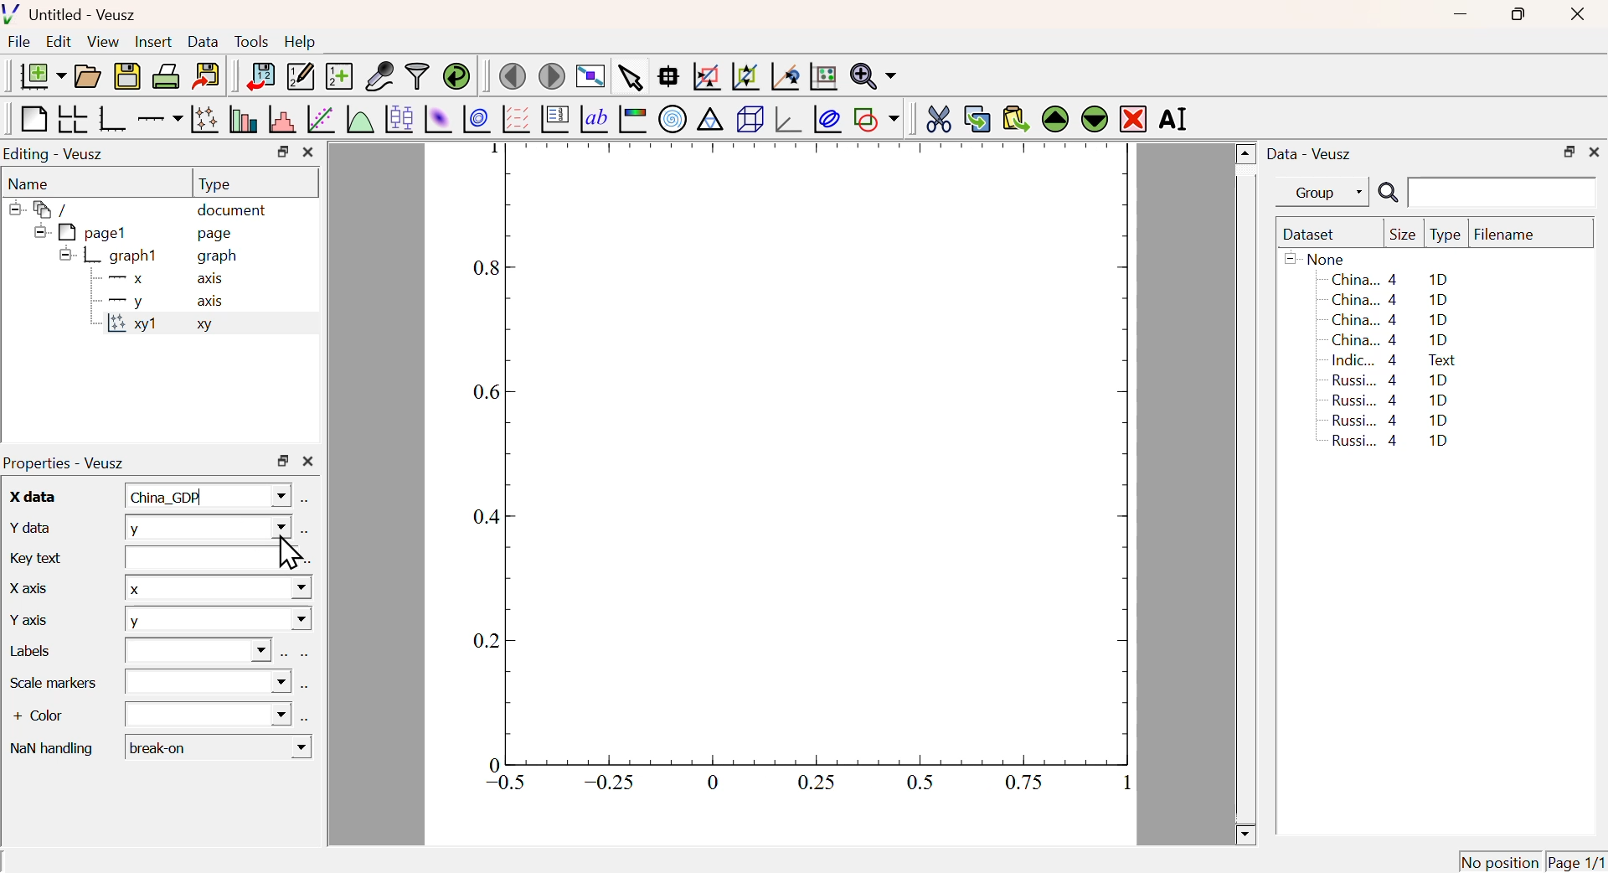  I want to click on Y, so click(218, 622).